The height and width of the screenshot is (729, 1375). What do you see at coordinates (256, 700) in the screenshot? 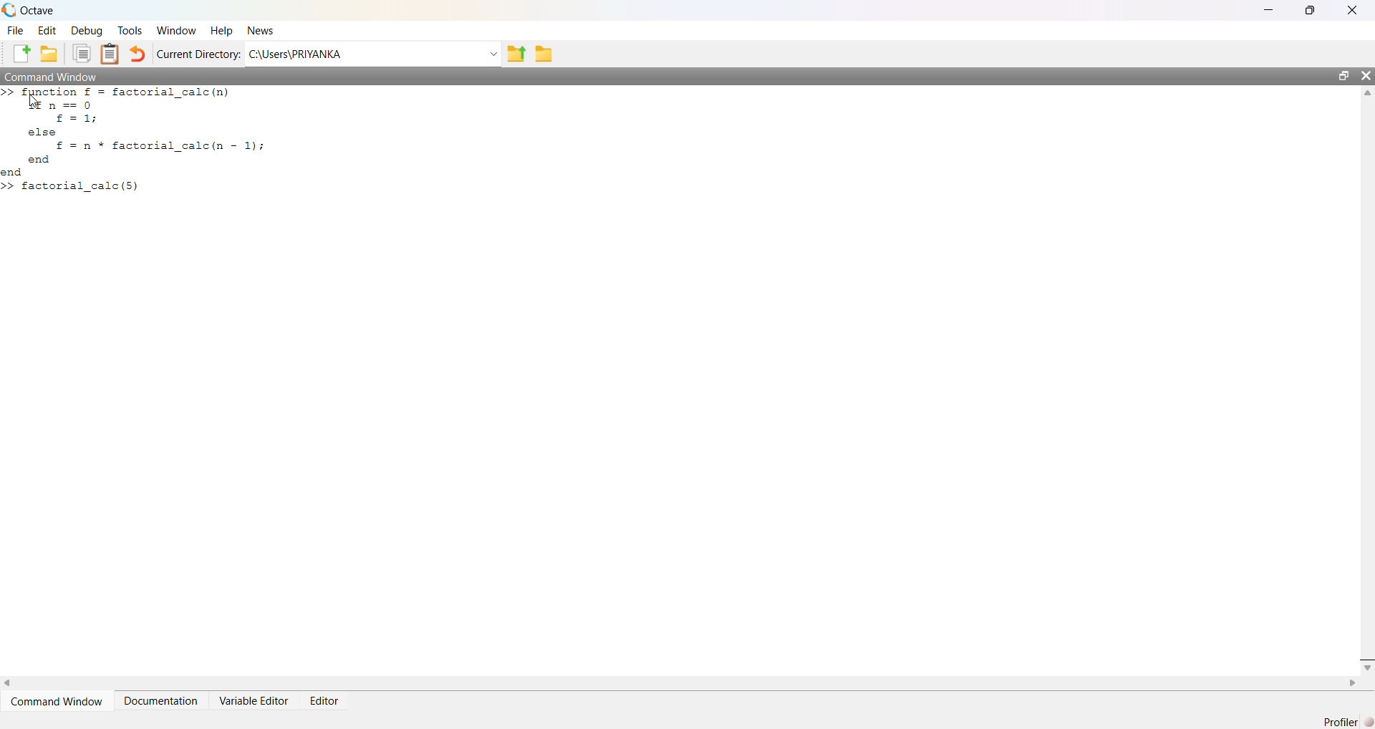
I see `Variable Editor` at bounding box center [256, 700].